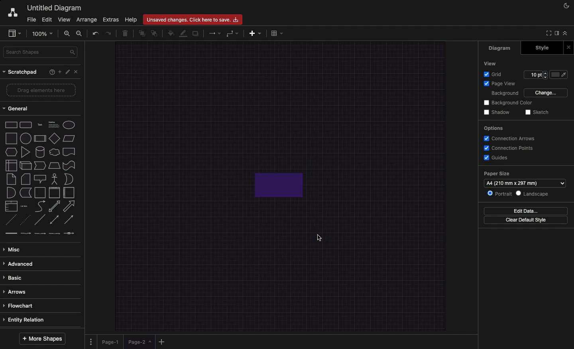 This screenshot has width=574, height=349. What do you see at coordinates (510, 103) in the screenshot?
I see `Background color` at bounding box center [510, 103].